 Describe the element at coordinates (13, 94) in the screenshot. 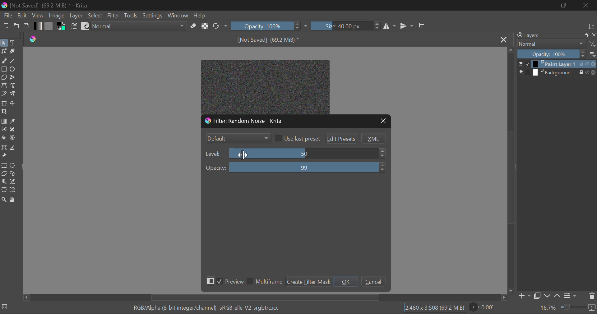

I see `Multibrush Tool` at that location.